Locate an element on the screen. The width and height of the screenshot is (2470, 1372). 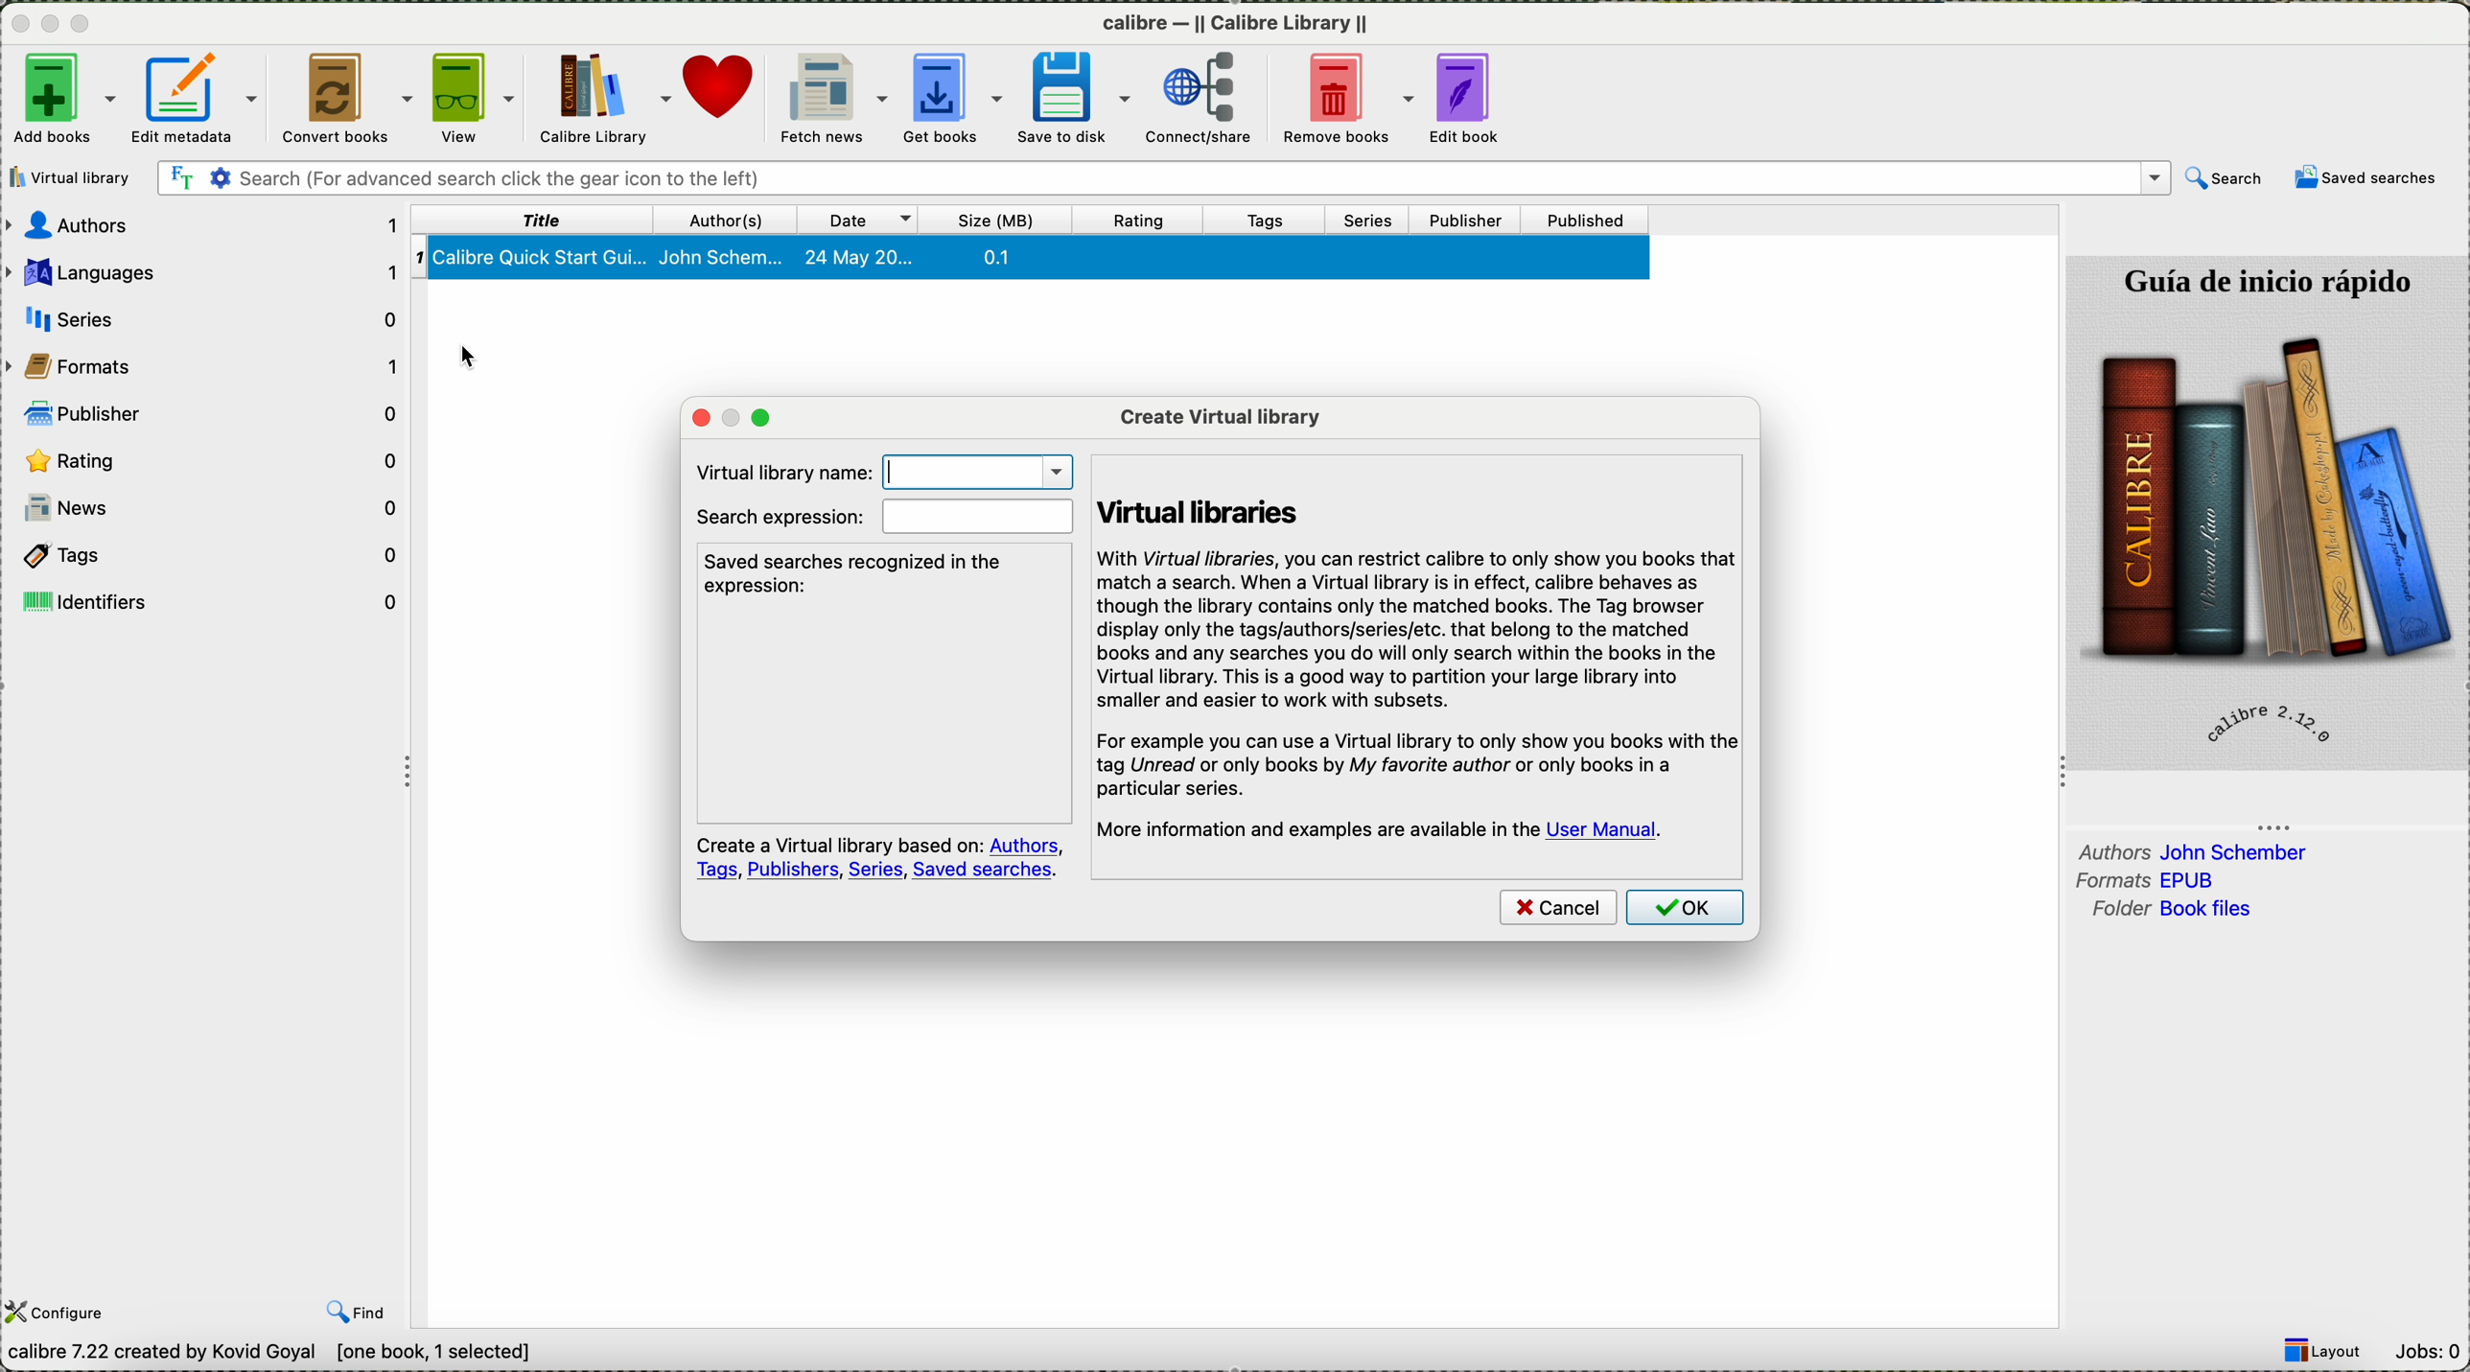
save to disk is located at coordinates (1082, 97).